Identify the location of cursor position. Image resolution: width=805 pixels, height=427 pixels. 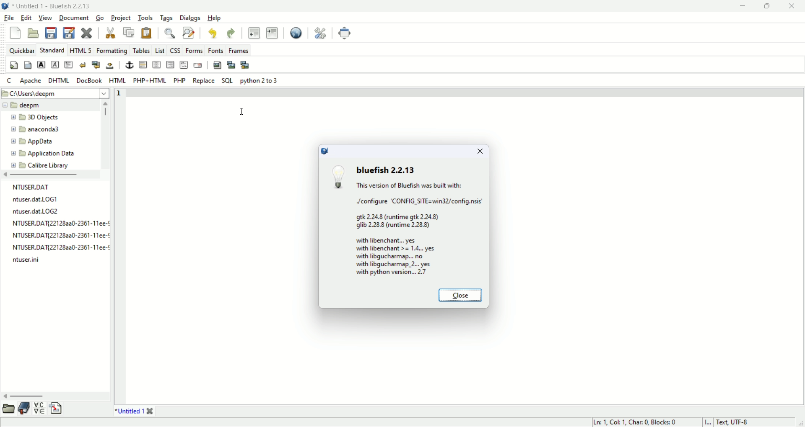
(634, 422).